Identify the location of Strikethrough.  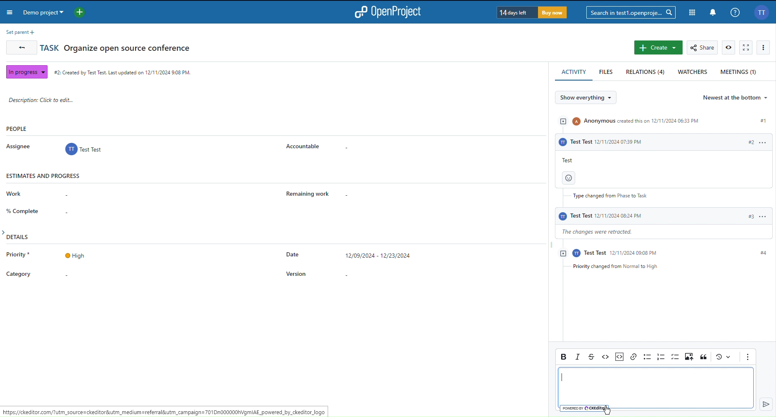
(593, 356).